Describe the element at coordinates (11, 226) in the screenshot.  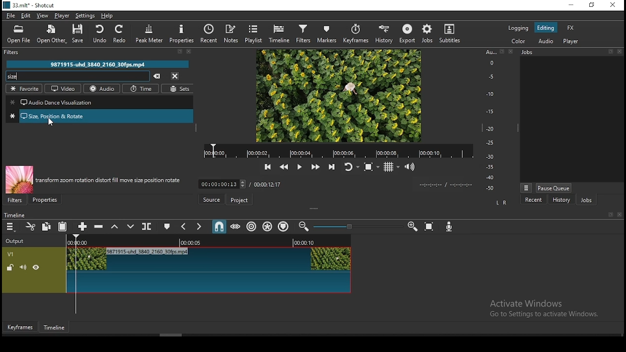
I see `timeline menu` at that location.